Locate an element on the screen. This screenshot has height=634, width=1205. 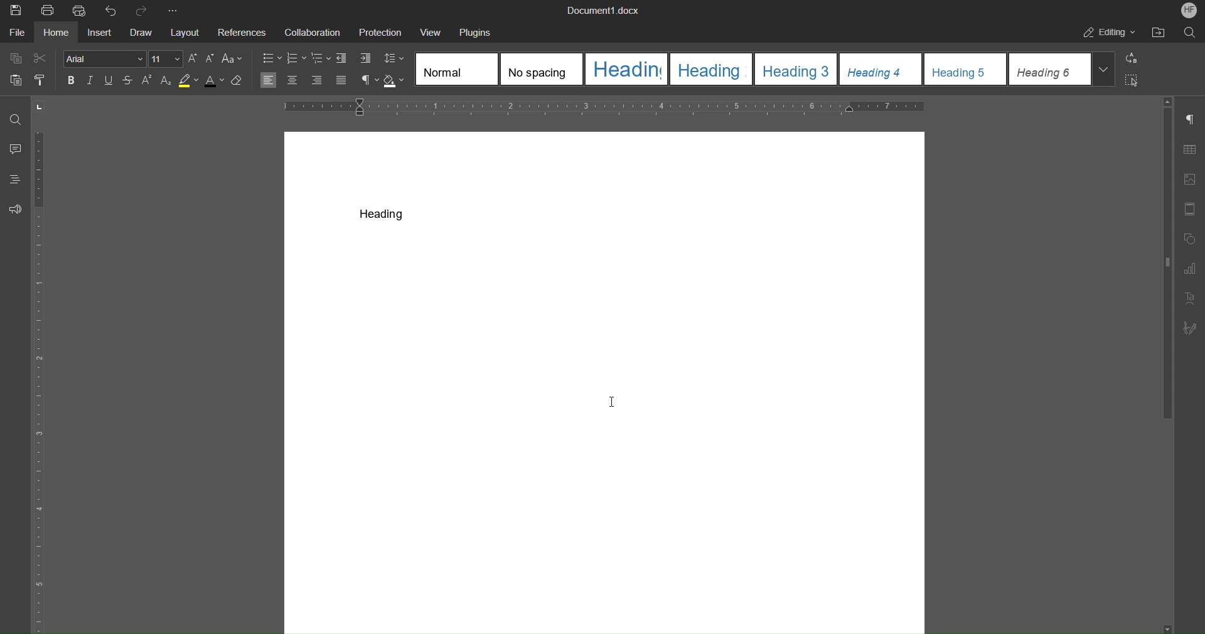
Shape Settings is located at coordinates (1191, 239).